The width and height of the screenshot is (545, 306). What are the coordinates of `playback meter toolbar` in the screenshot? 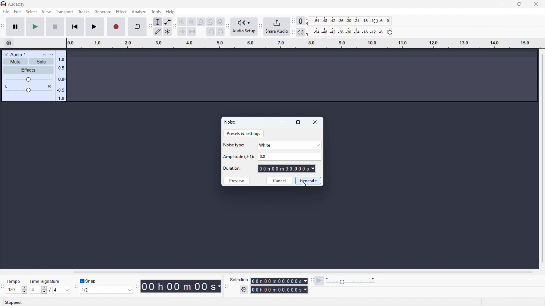 It's located at (293, 33).